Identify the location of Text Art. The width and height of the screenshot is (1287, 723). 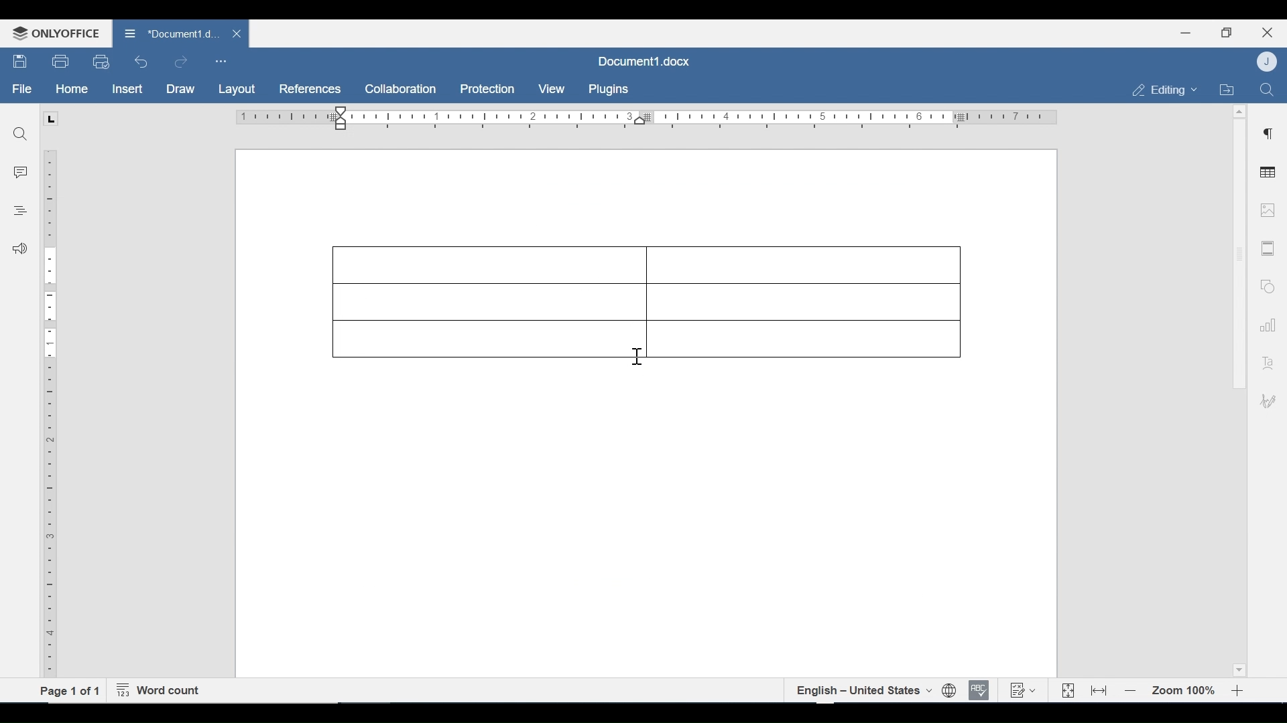
(1266, 360).